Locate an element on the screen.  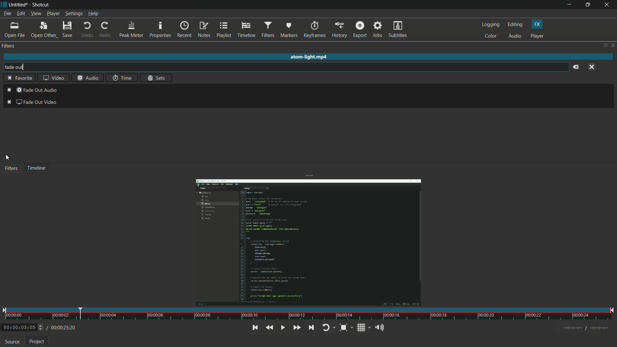
file menu is located at coordinates (7, 13).